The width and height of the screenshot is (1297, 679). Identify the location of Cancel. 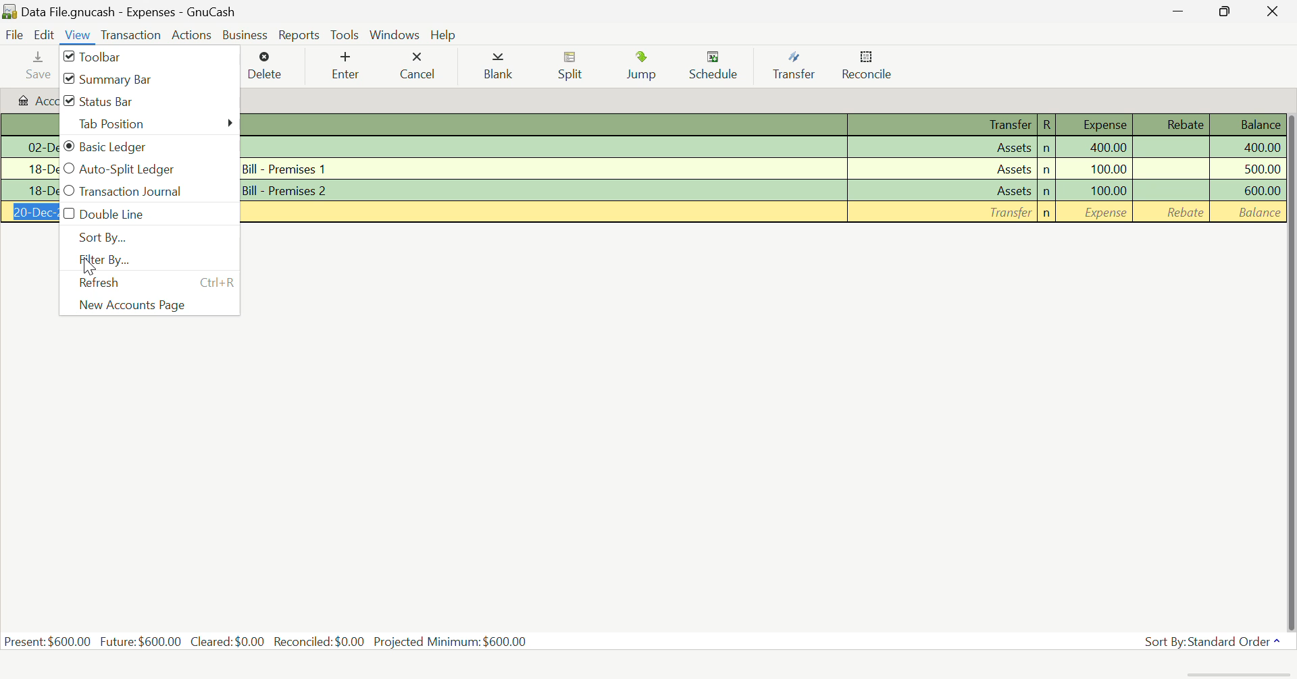
(421, 67).